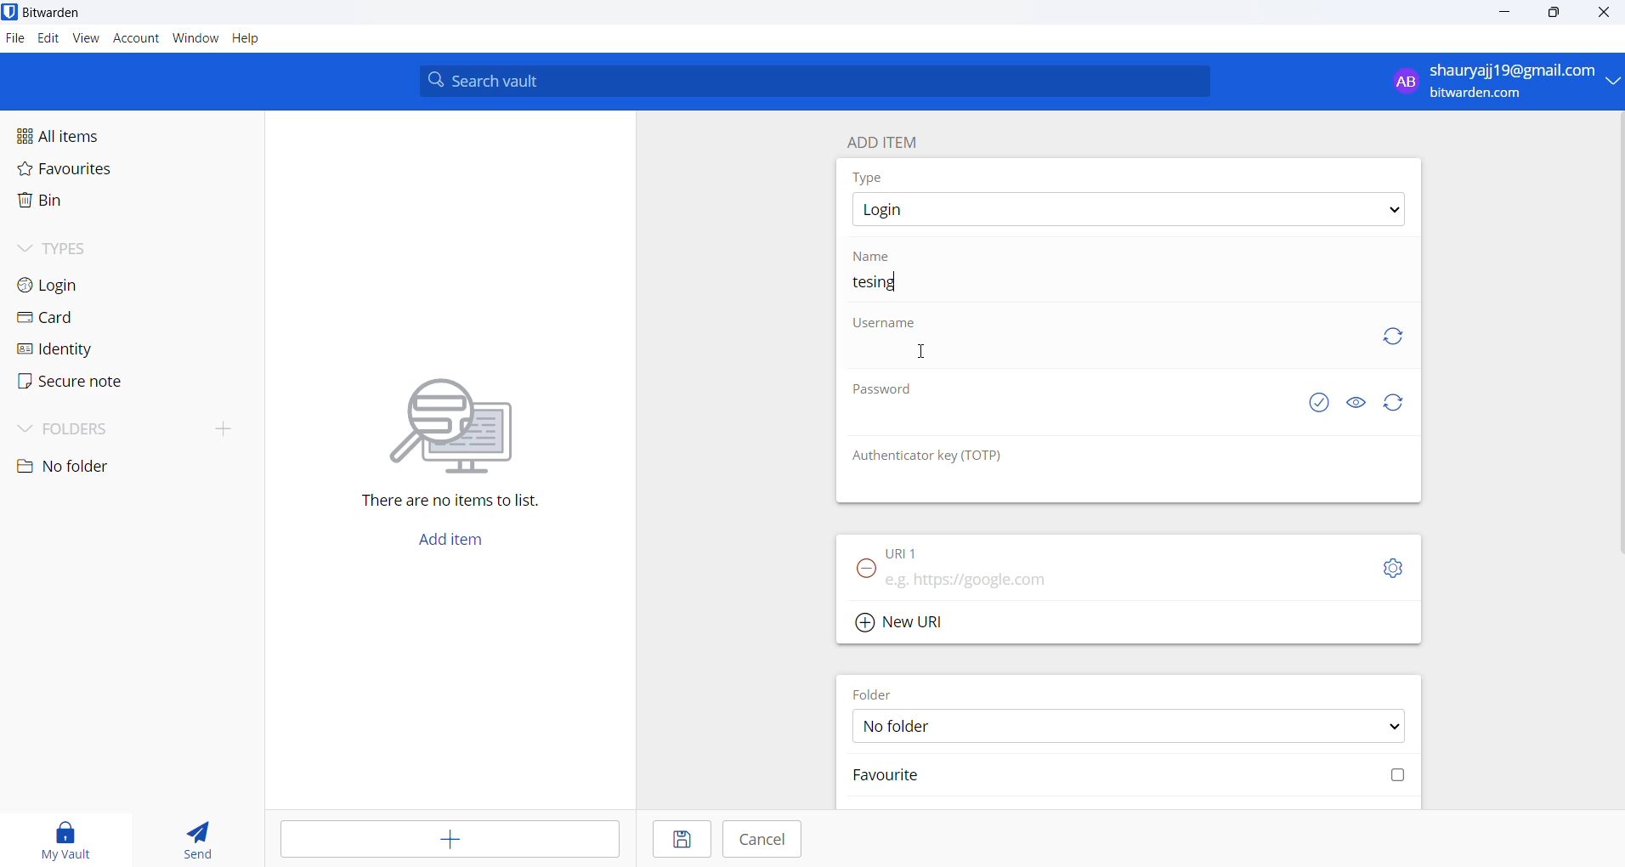 The image size is (1625, 867). What do you see at coordinates (1130, 725) in the screenshot?
I see `Folder options` at bounding box center [1130, 725].